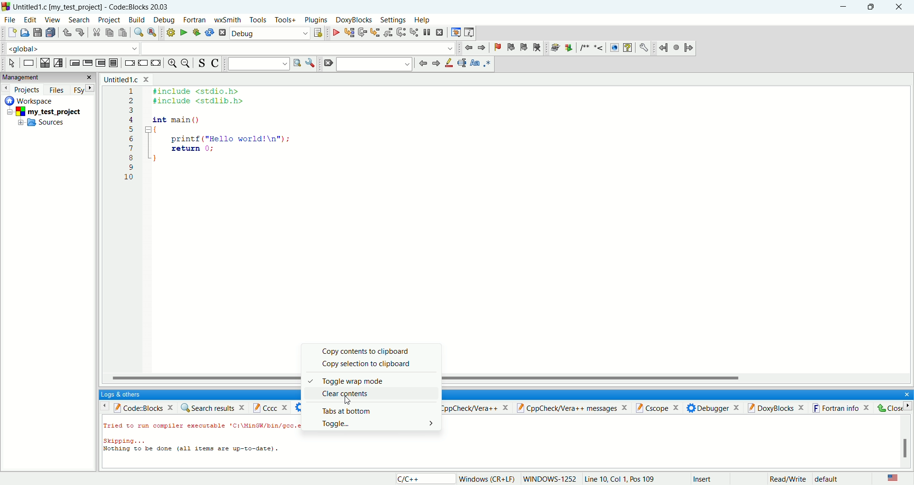  Describe the element at coordinates (423, 478) in the screenshot. I see `C/C++` at that location.